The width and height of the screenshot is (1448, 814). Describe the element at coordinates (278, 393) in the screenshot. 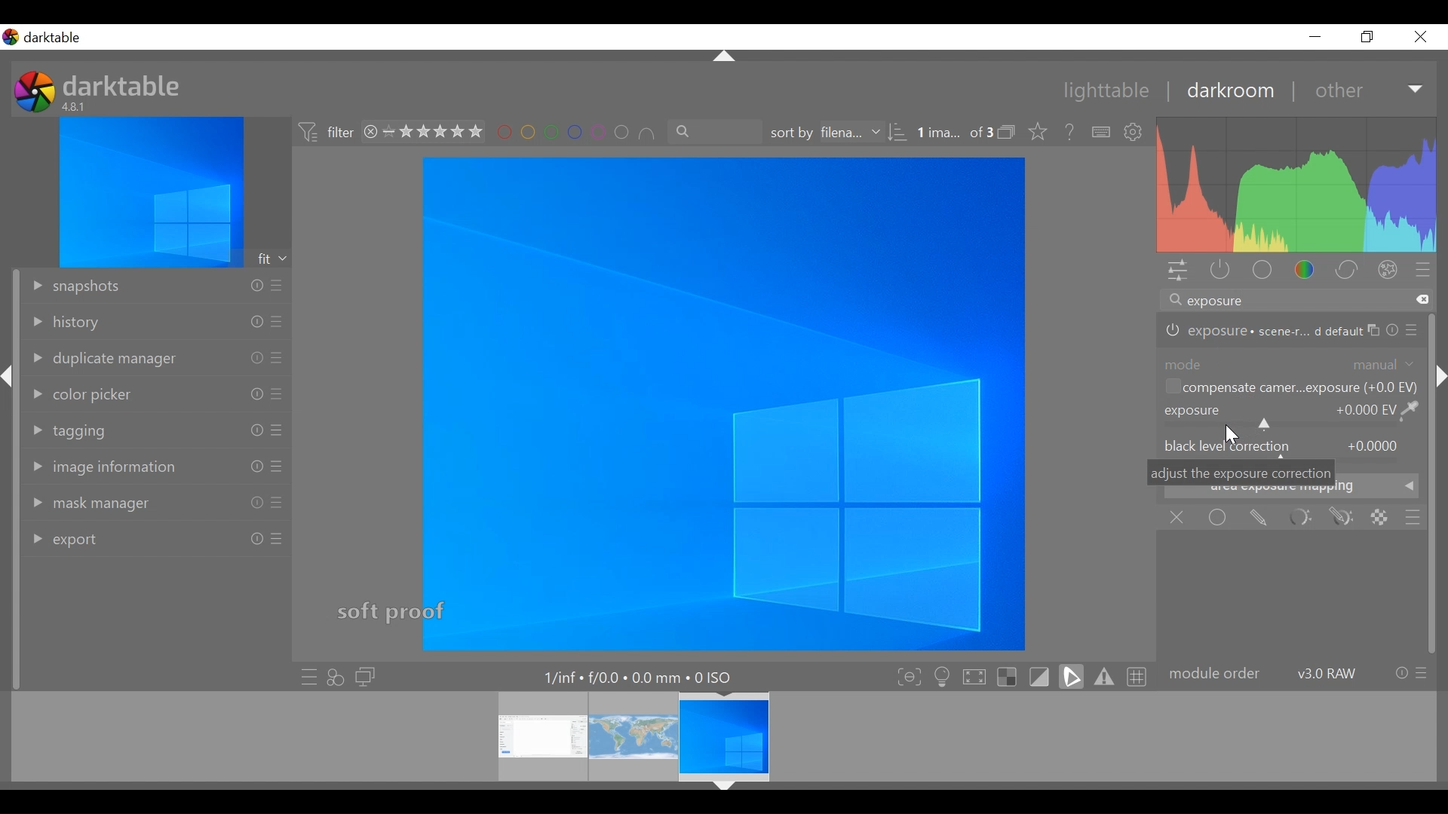

I see `presets` at that location.